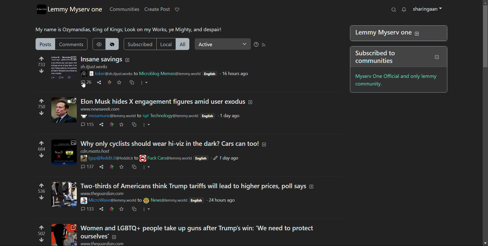 The image size is (488, 246). Describe the element at coordinates (40, 114) in the screenshot. I see `downvotes` at that location.